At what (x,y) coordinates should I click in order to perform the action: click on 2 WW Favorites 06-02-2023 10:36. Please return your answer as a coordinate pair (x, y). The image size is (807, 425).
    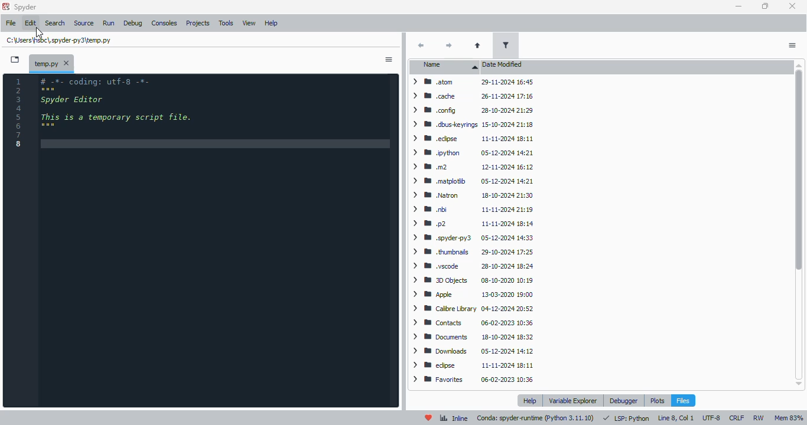
    Looking at the image, I should click on (475, 381).